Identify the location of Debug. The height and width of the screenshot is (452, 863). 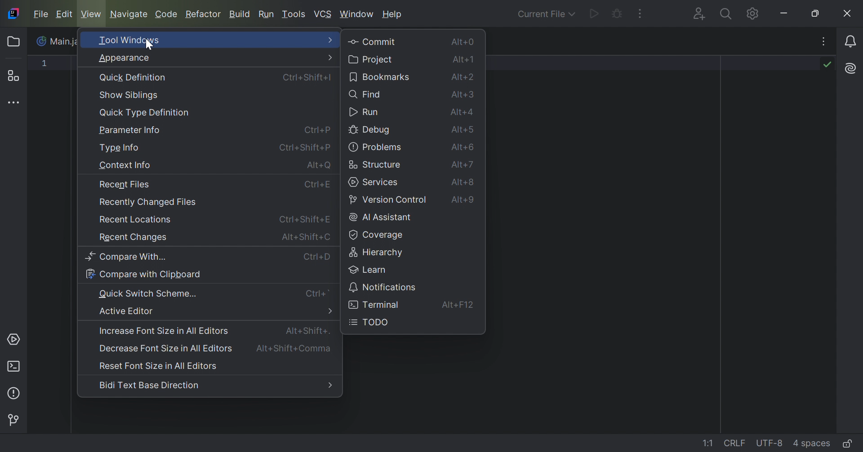
(616, 15).